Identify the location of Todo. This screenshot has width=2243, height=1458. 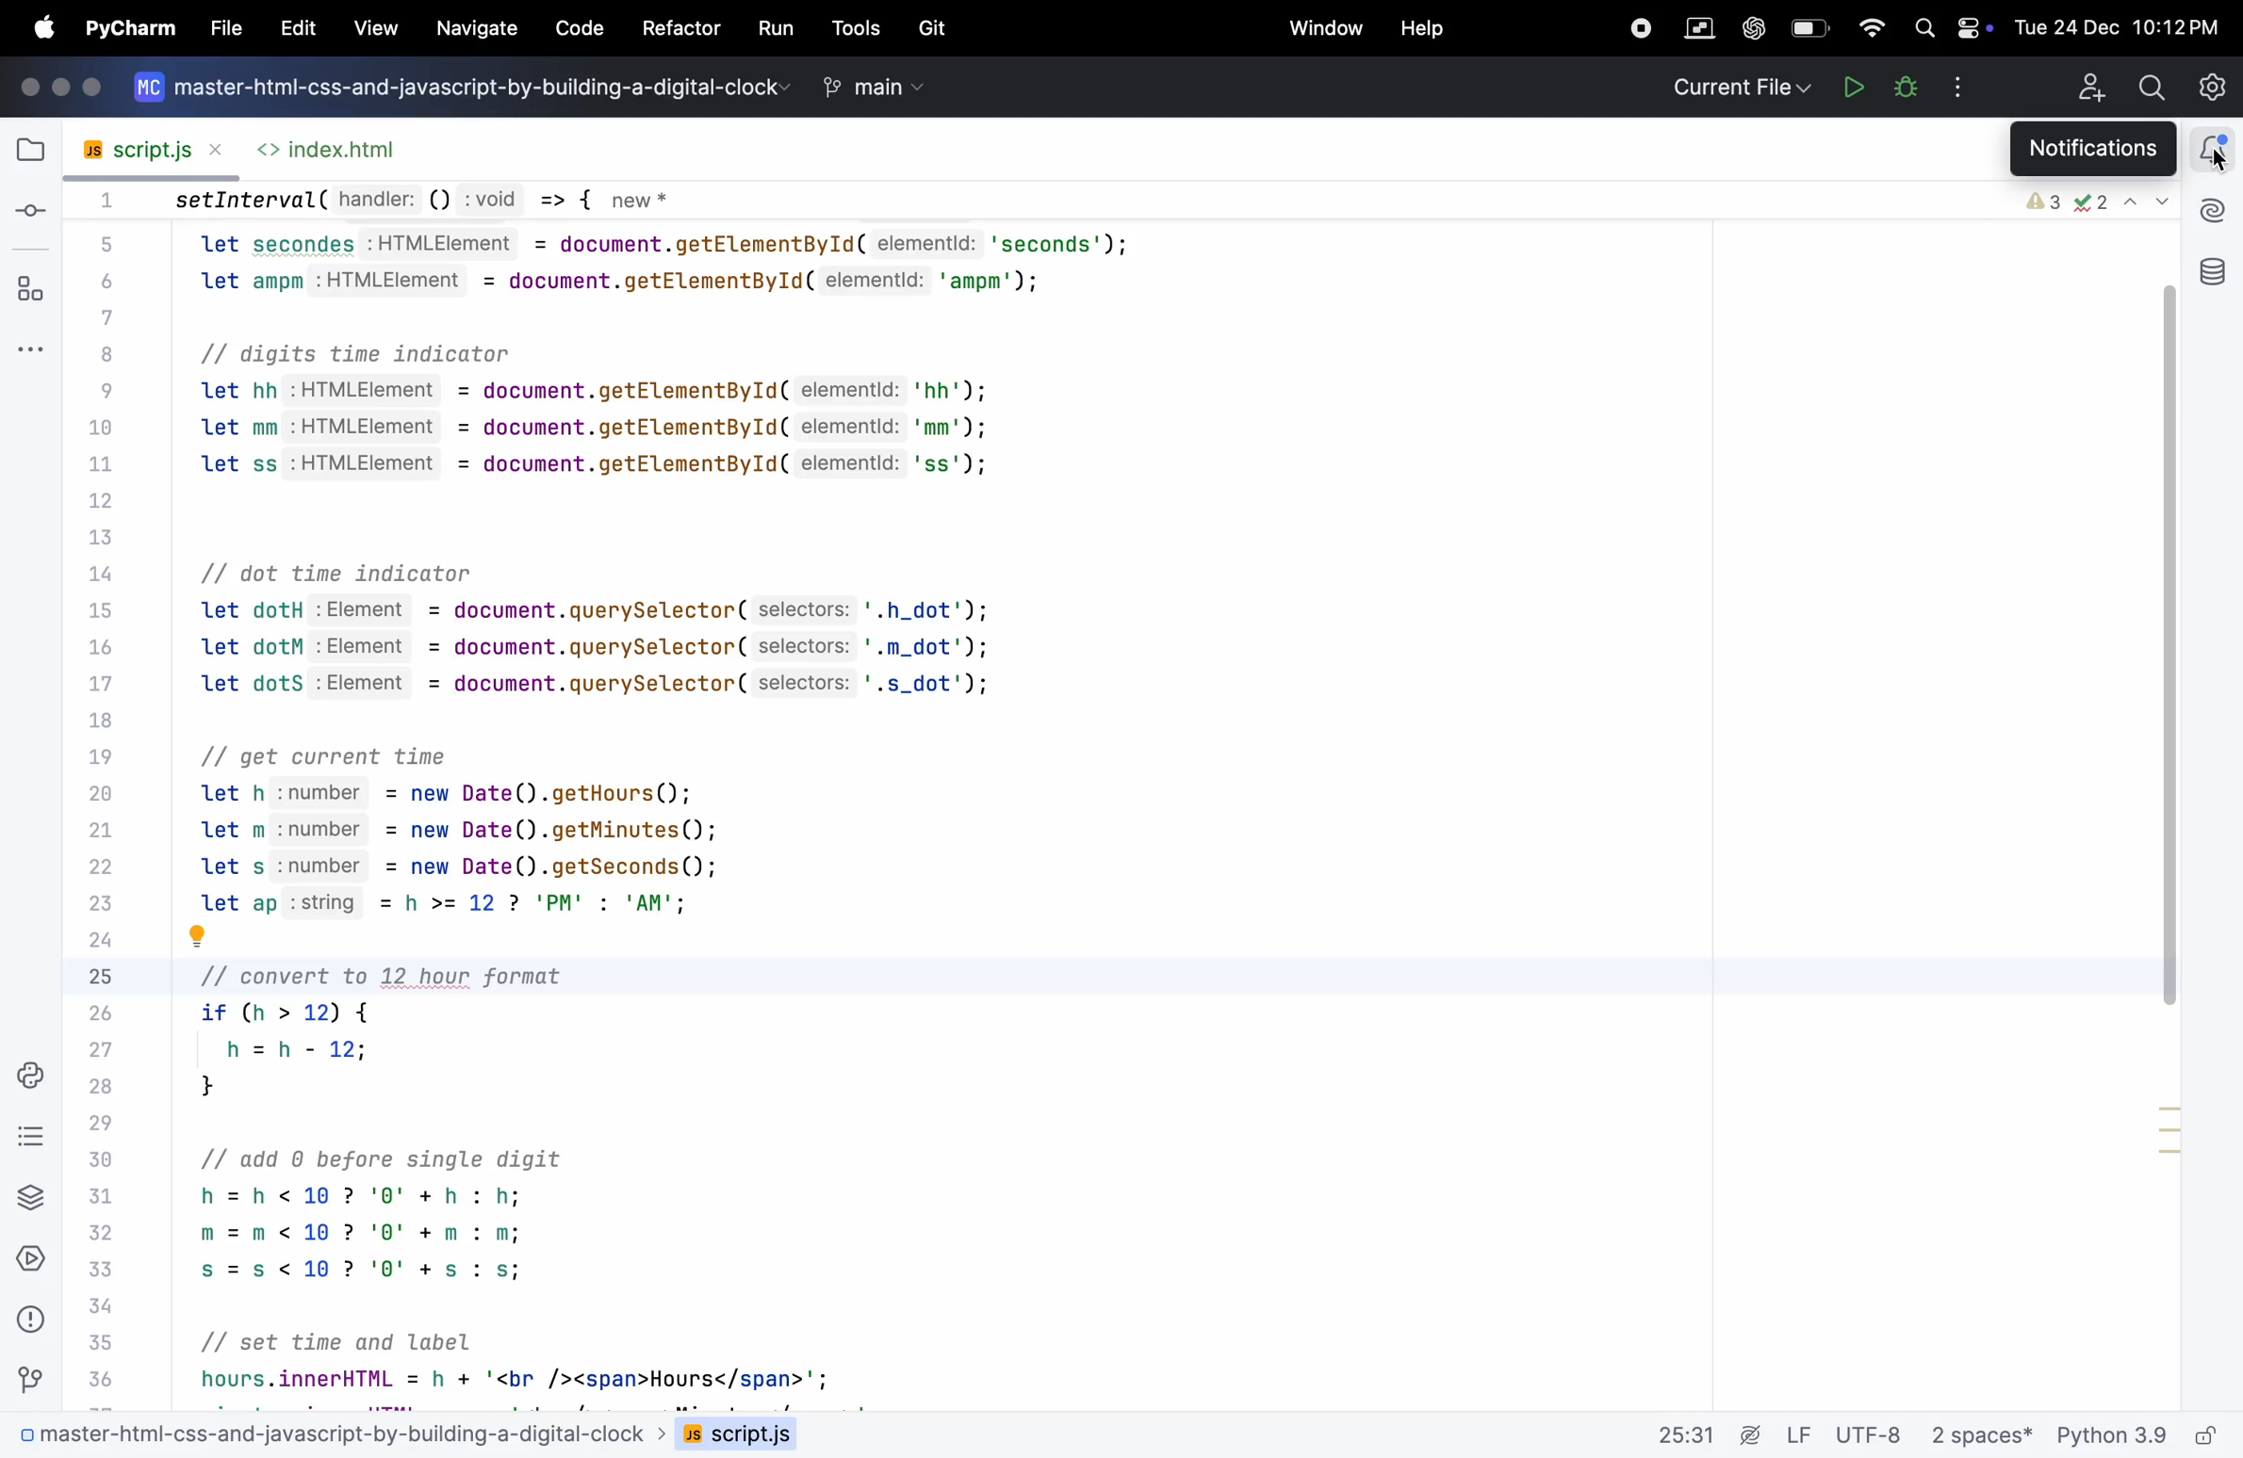
(28, 1140).